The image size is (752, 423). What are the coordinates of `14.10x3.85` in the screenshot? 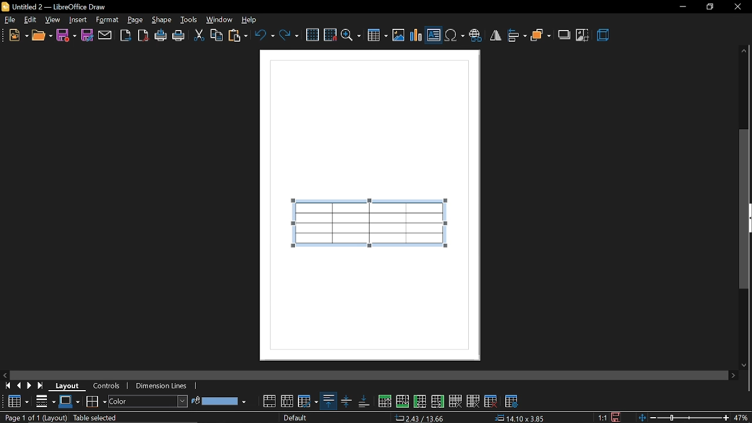 It's located at (521, 419).